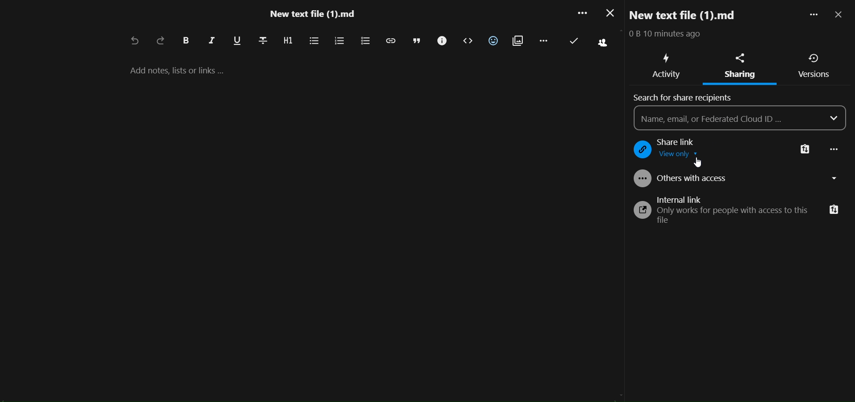  I want to click on dropdown, so click(835, 118).